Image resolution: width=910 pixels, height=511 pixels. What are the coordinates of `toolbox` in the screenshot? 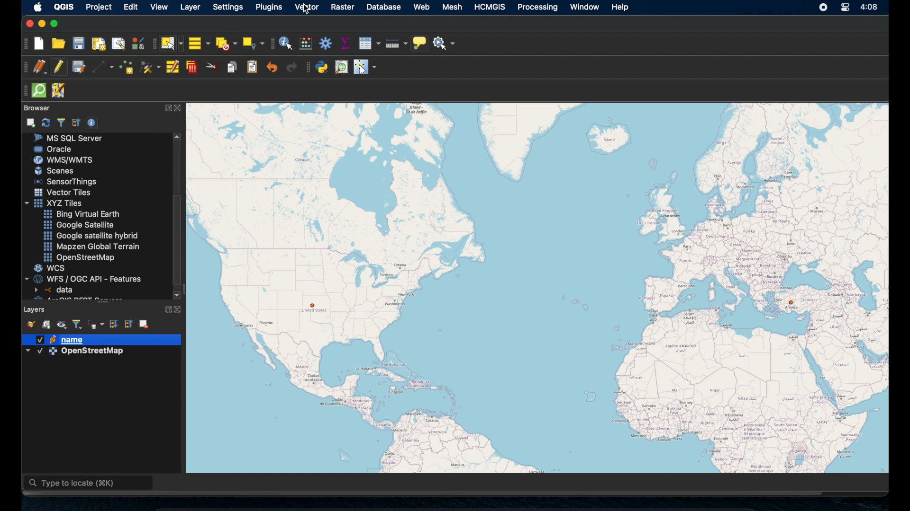 It's located at (326, 44).